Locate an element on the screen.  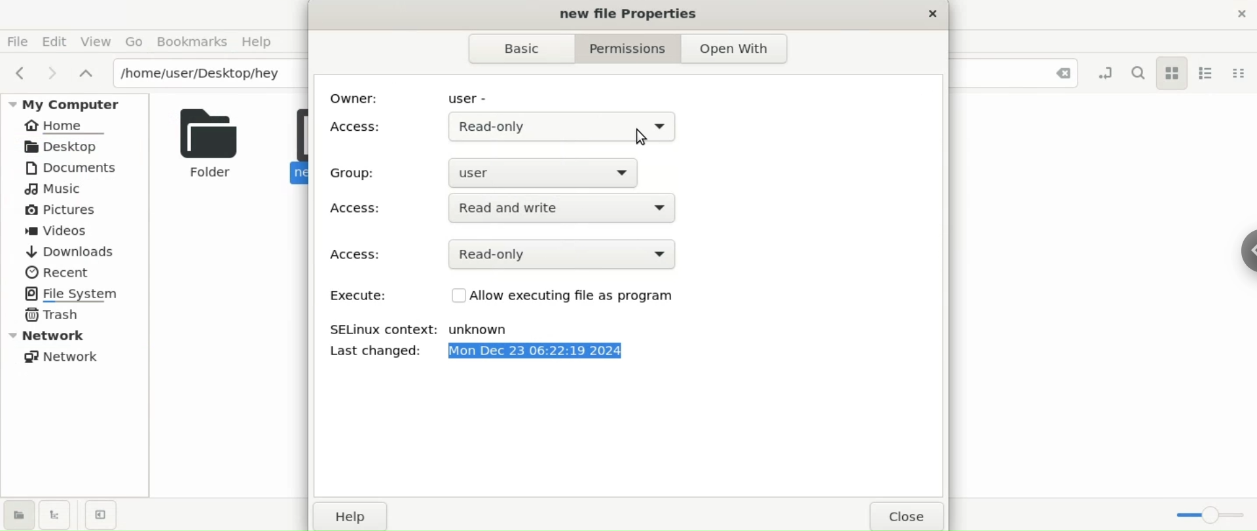
user is located at coordinates (551, 171).